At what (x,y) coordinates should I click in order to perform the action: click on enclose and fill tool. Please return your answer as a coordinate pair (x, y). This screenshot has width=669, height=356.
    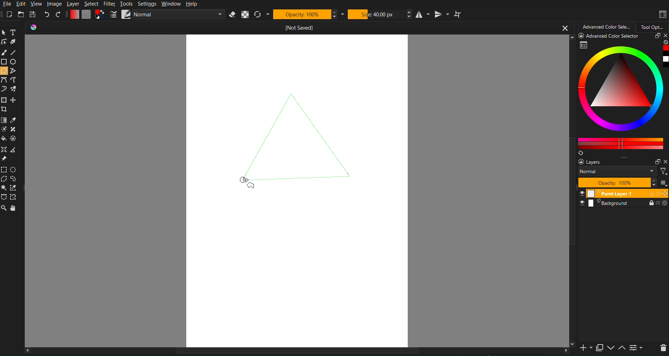
    Looking at the image, I should click on (14, 138).